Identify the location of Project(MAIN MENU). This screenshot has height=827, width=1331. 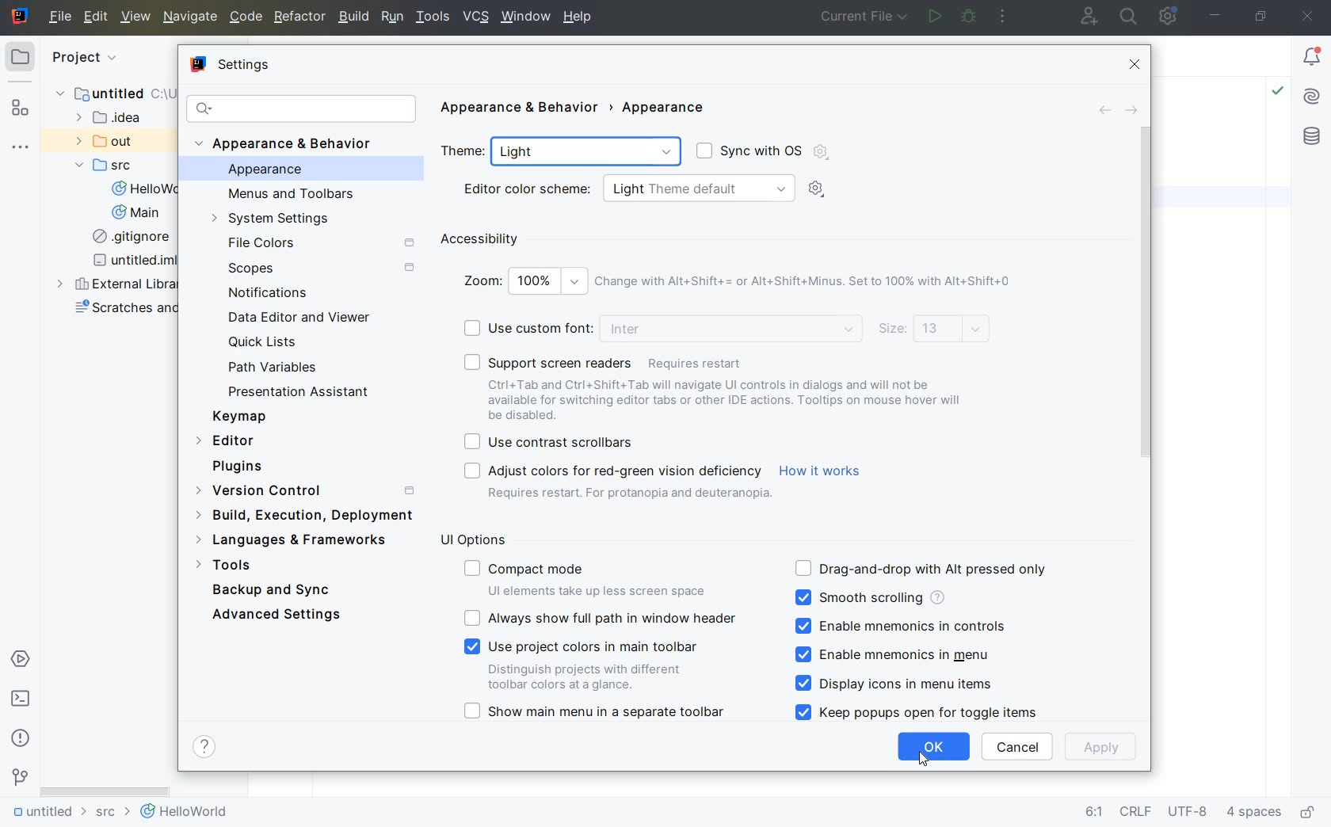
(110, 64).